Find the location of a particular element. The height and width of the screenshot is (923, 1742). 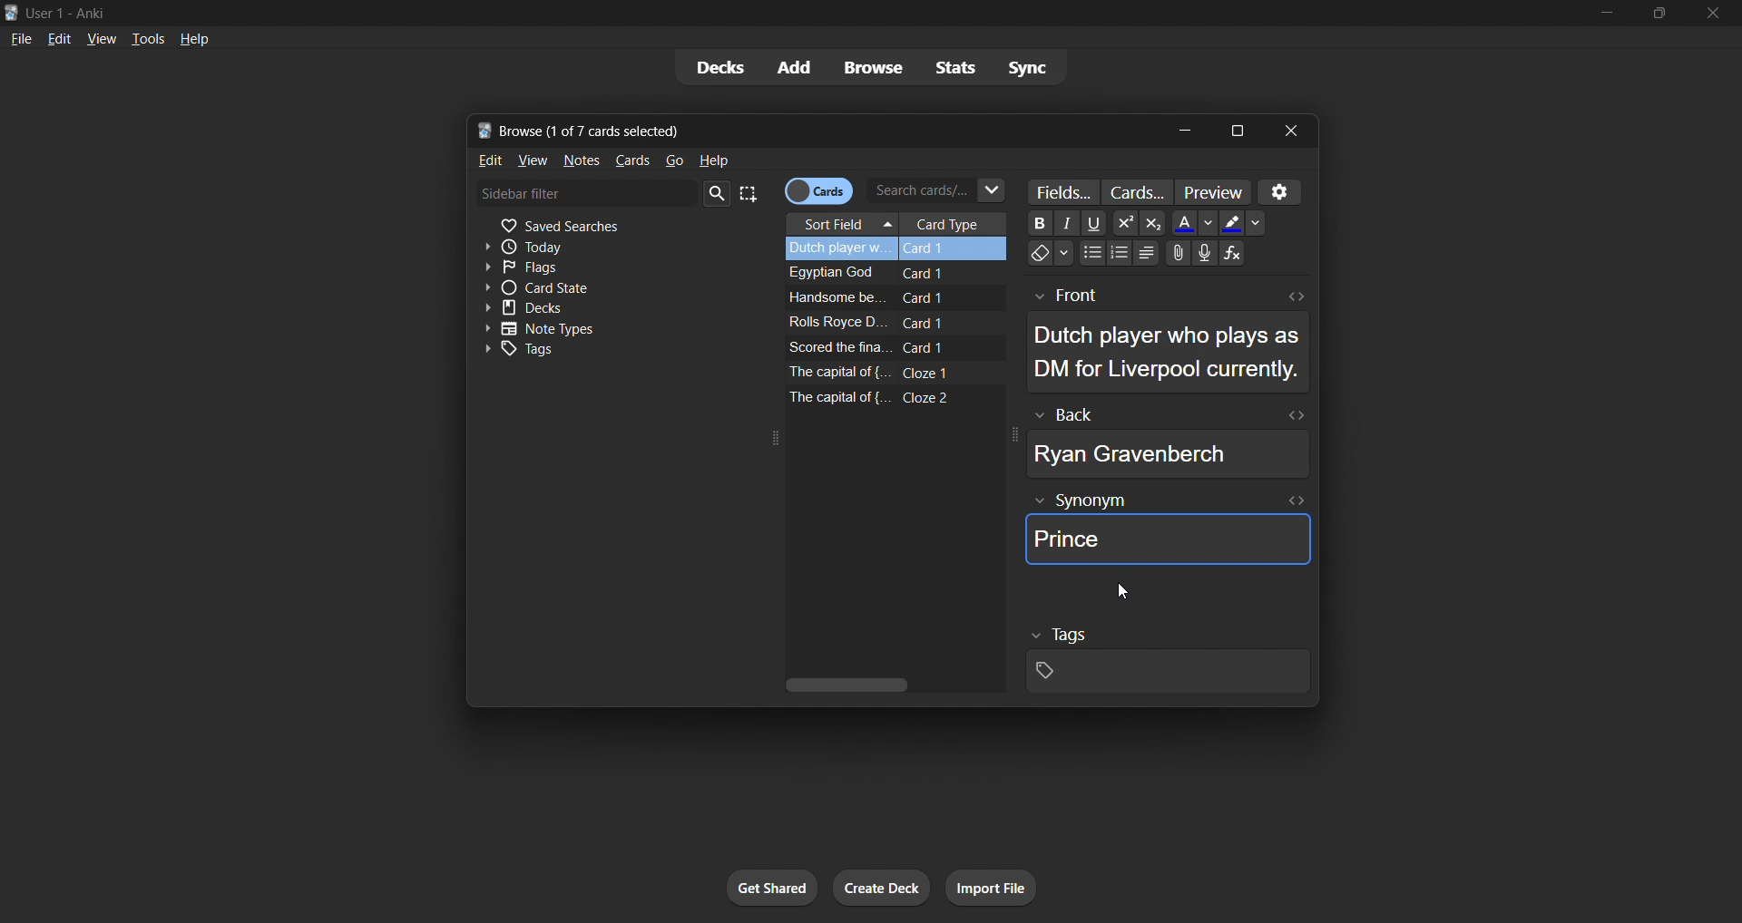

Font Color is located at coordinates (1182, 223).